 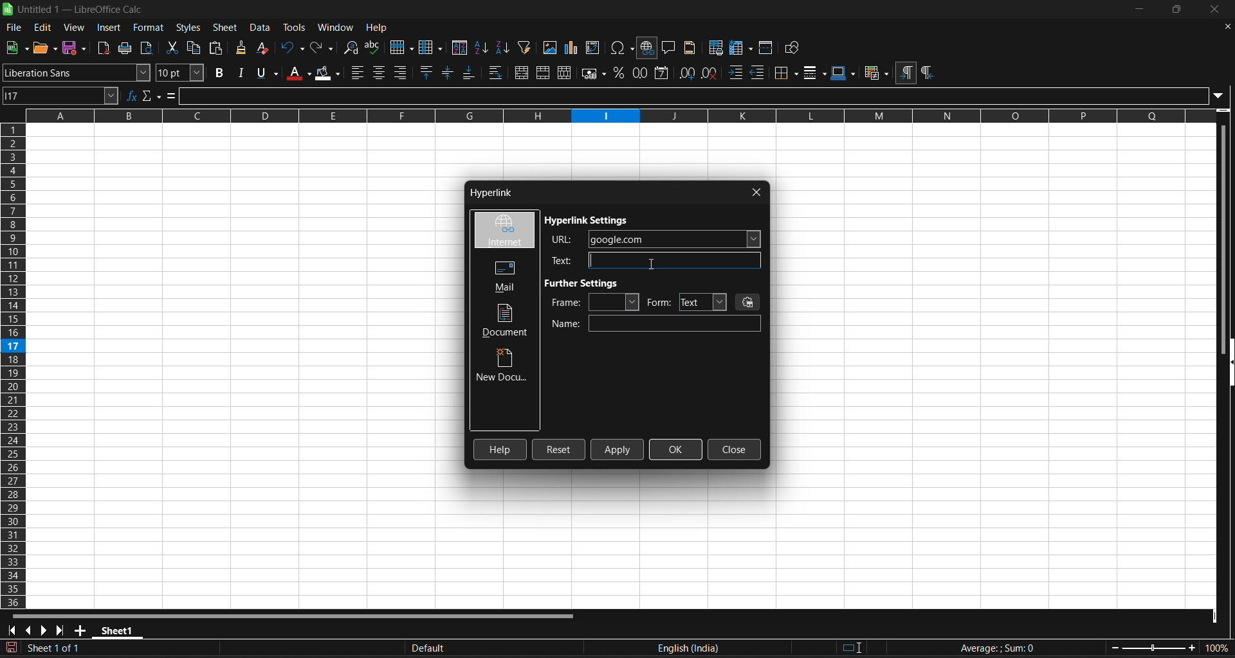 I want to click on sort ascending, so click(x=482, y=48).